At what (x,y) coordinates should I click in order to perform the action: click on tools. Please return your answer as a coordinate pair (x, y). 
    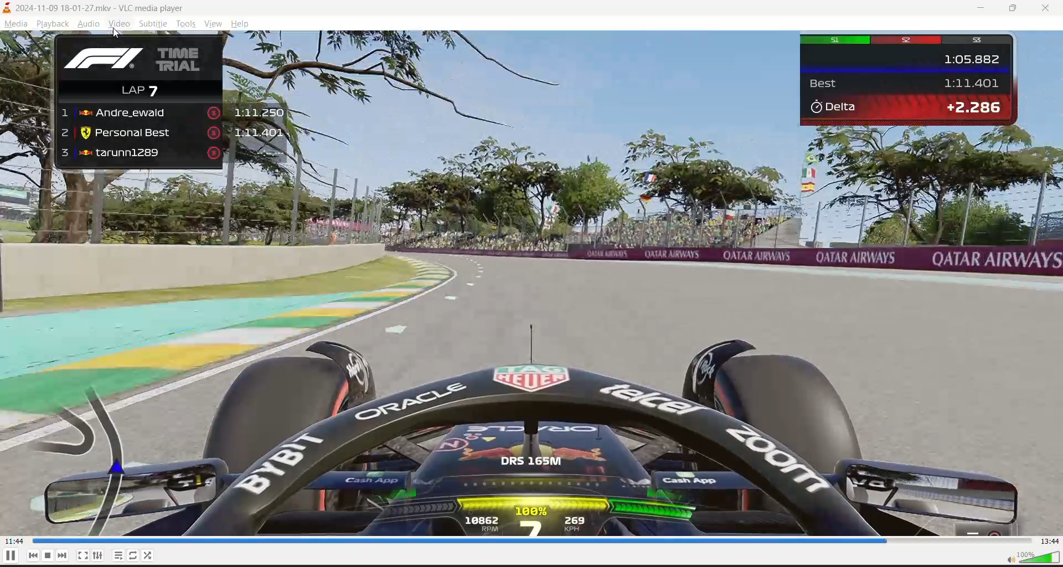
    Looking at the image, I should click on (185, 24).